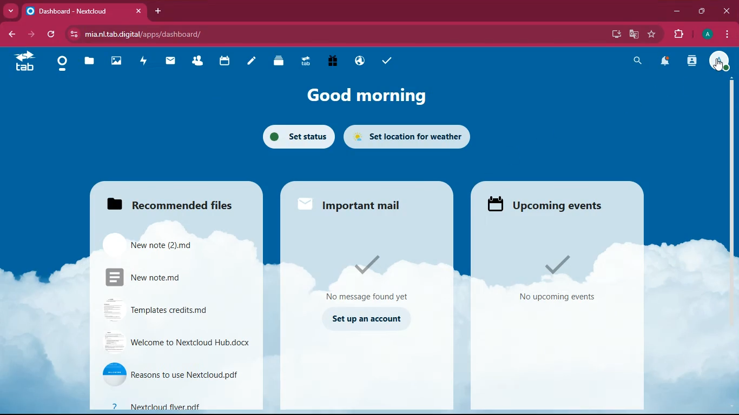  What do you see at coordinates (361, 62) in the screenshot?
I see `public` at bounding box center [361, 62].